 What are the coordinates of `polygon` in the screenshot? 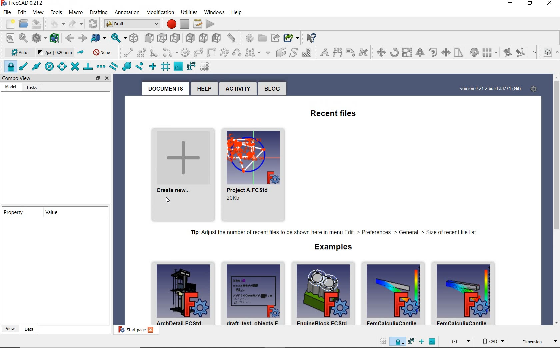 It's located at (225, 52).